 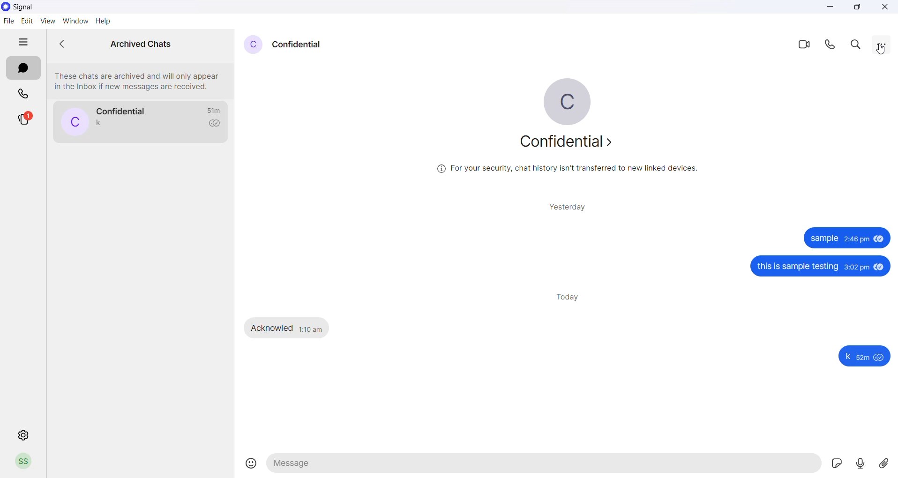 I want to click on security related text, so click(x=572, y=171).